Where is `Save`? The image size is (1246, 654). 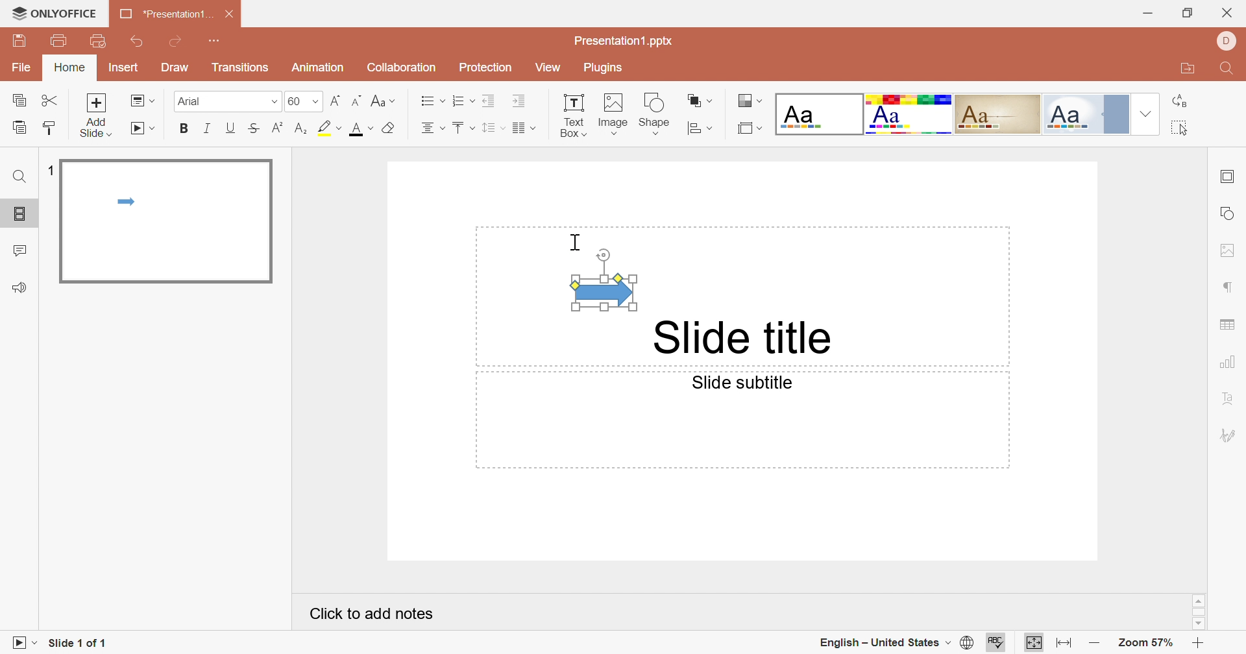
Save is located at coordinates (18, 39).